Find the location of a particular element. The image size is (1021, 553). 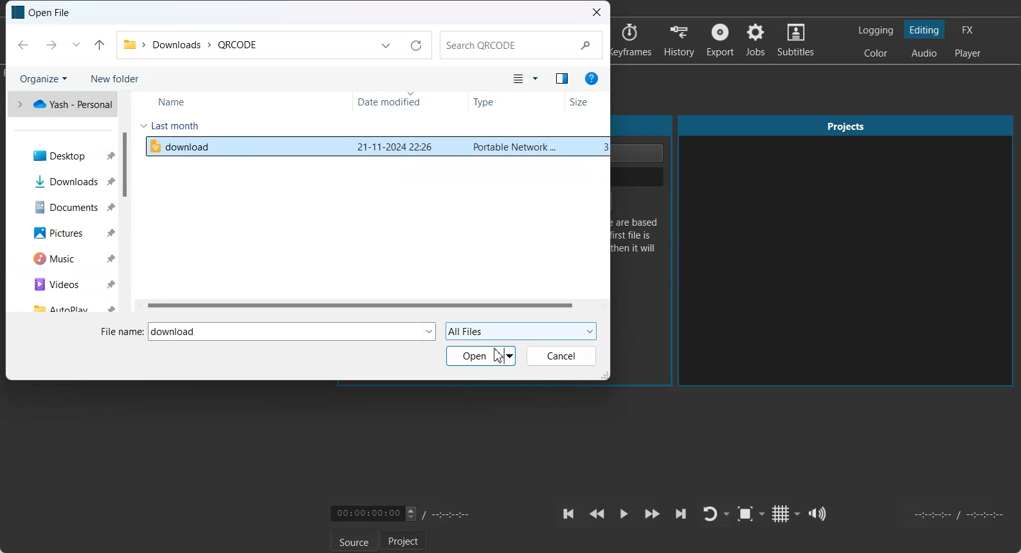

One drive file is located at coordinates (62, 105).